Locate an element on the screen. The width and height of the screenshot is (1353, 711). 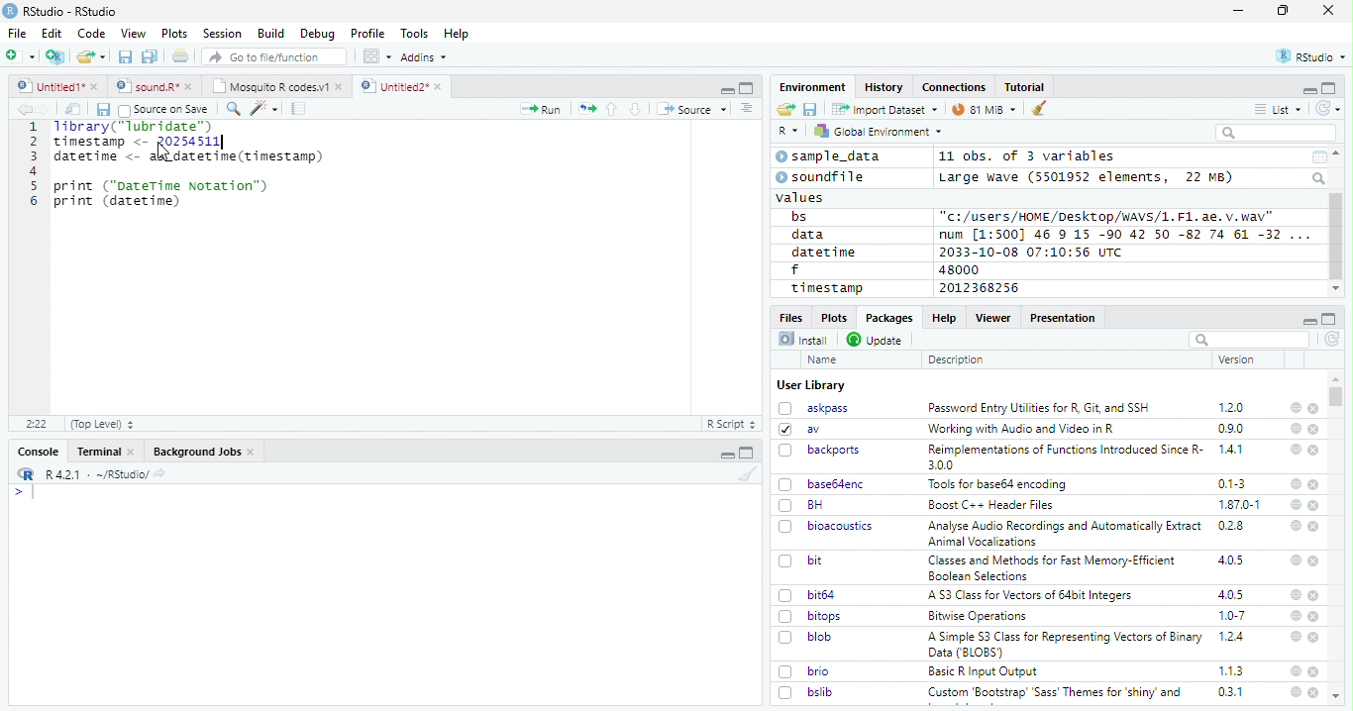
Help is located at coordinates (943, 317).